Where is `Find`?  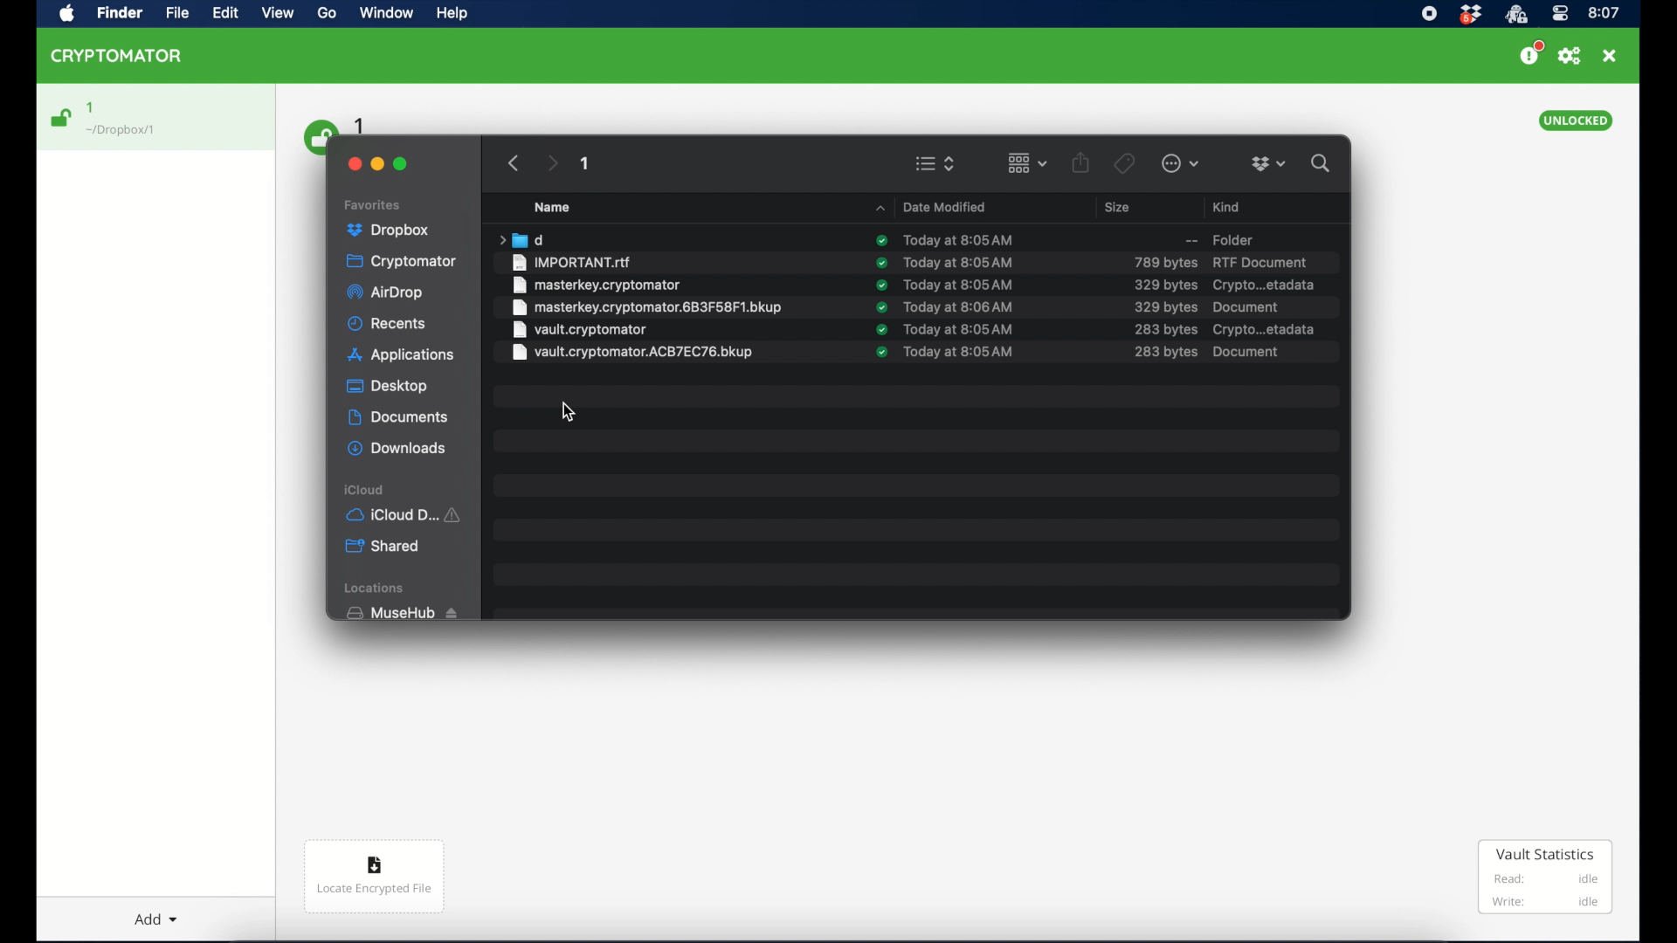 Find is located at coordinates (123, 14).